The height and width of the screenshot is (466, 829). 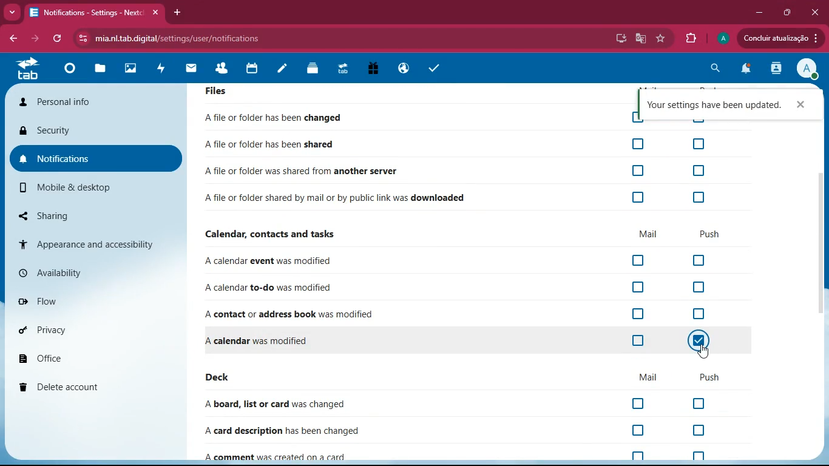 What do you see at coordinates (699, 286) in the screenshot?
I see `off` at bounding box center [699, 286].